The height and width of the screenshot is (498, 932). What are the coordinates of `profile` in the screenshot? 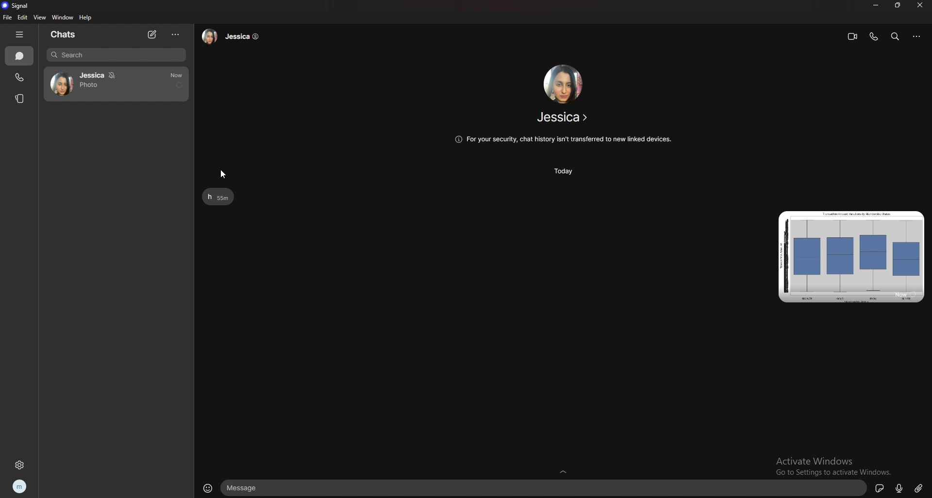 It's located at (20, 486).